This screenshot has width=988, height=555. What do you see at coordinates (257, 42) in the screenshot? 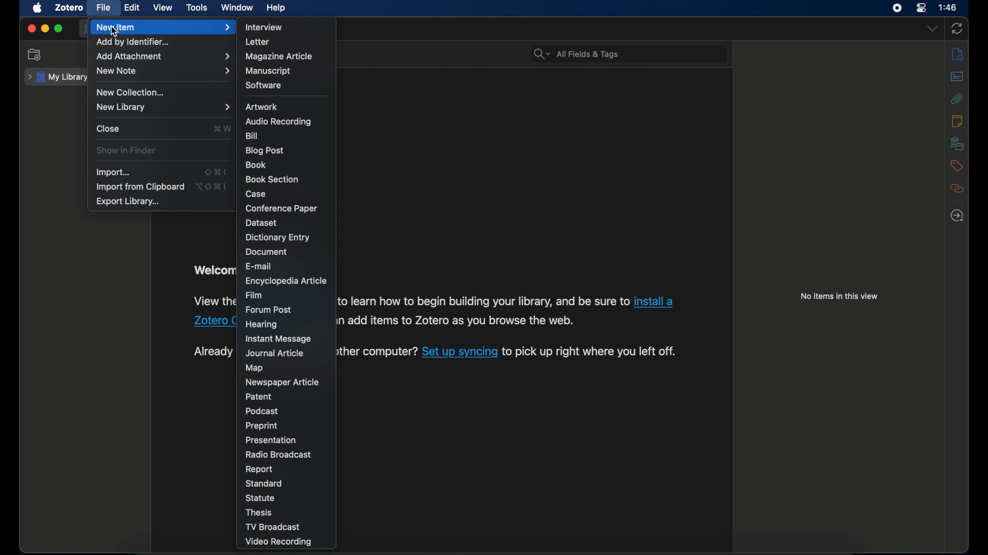
I see `letter` at bounding box center [257, 42].